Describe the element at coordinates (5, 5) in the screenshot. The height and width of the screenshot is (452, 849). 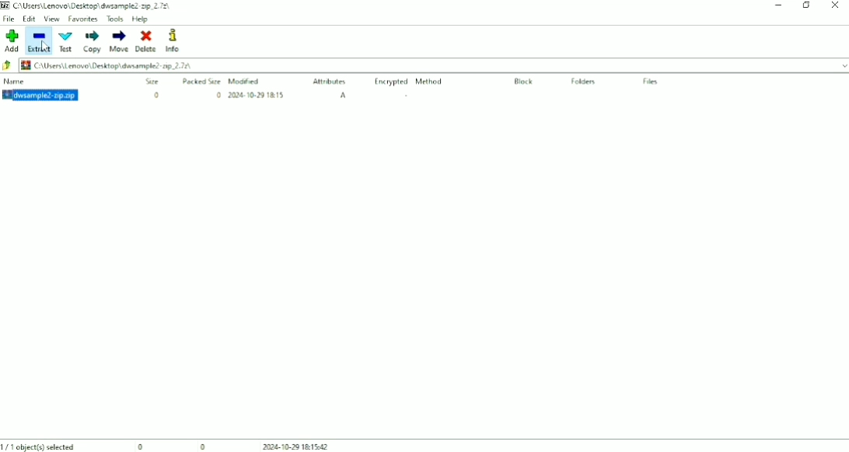
I see `Logo` at that location.